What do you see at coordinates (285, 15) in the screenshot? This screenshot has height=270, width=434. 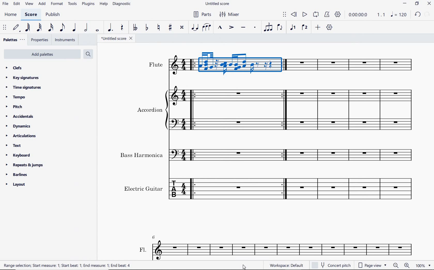 I see `select to move` at bounding box center [285, 15].